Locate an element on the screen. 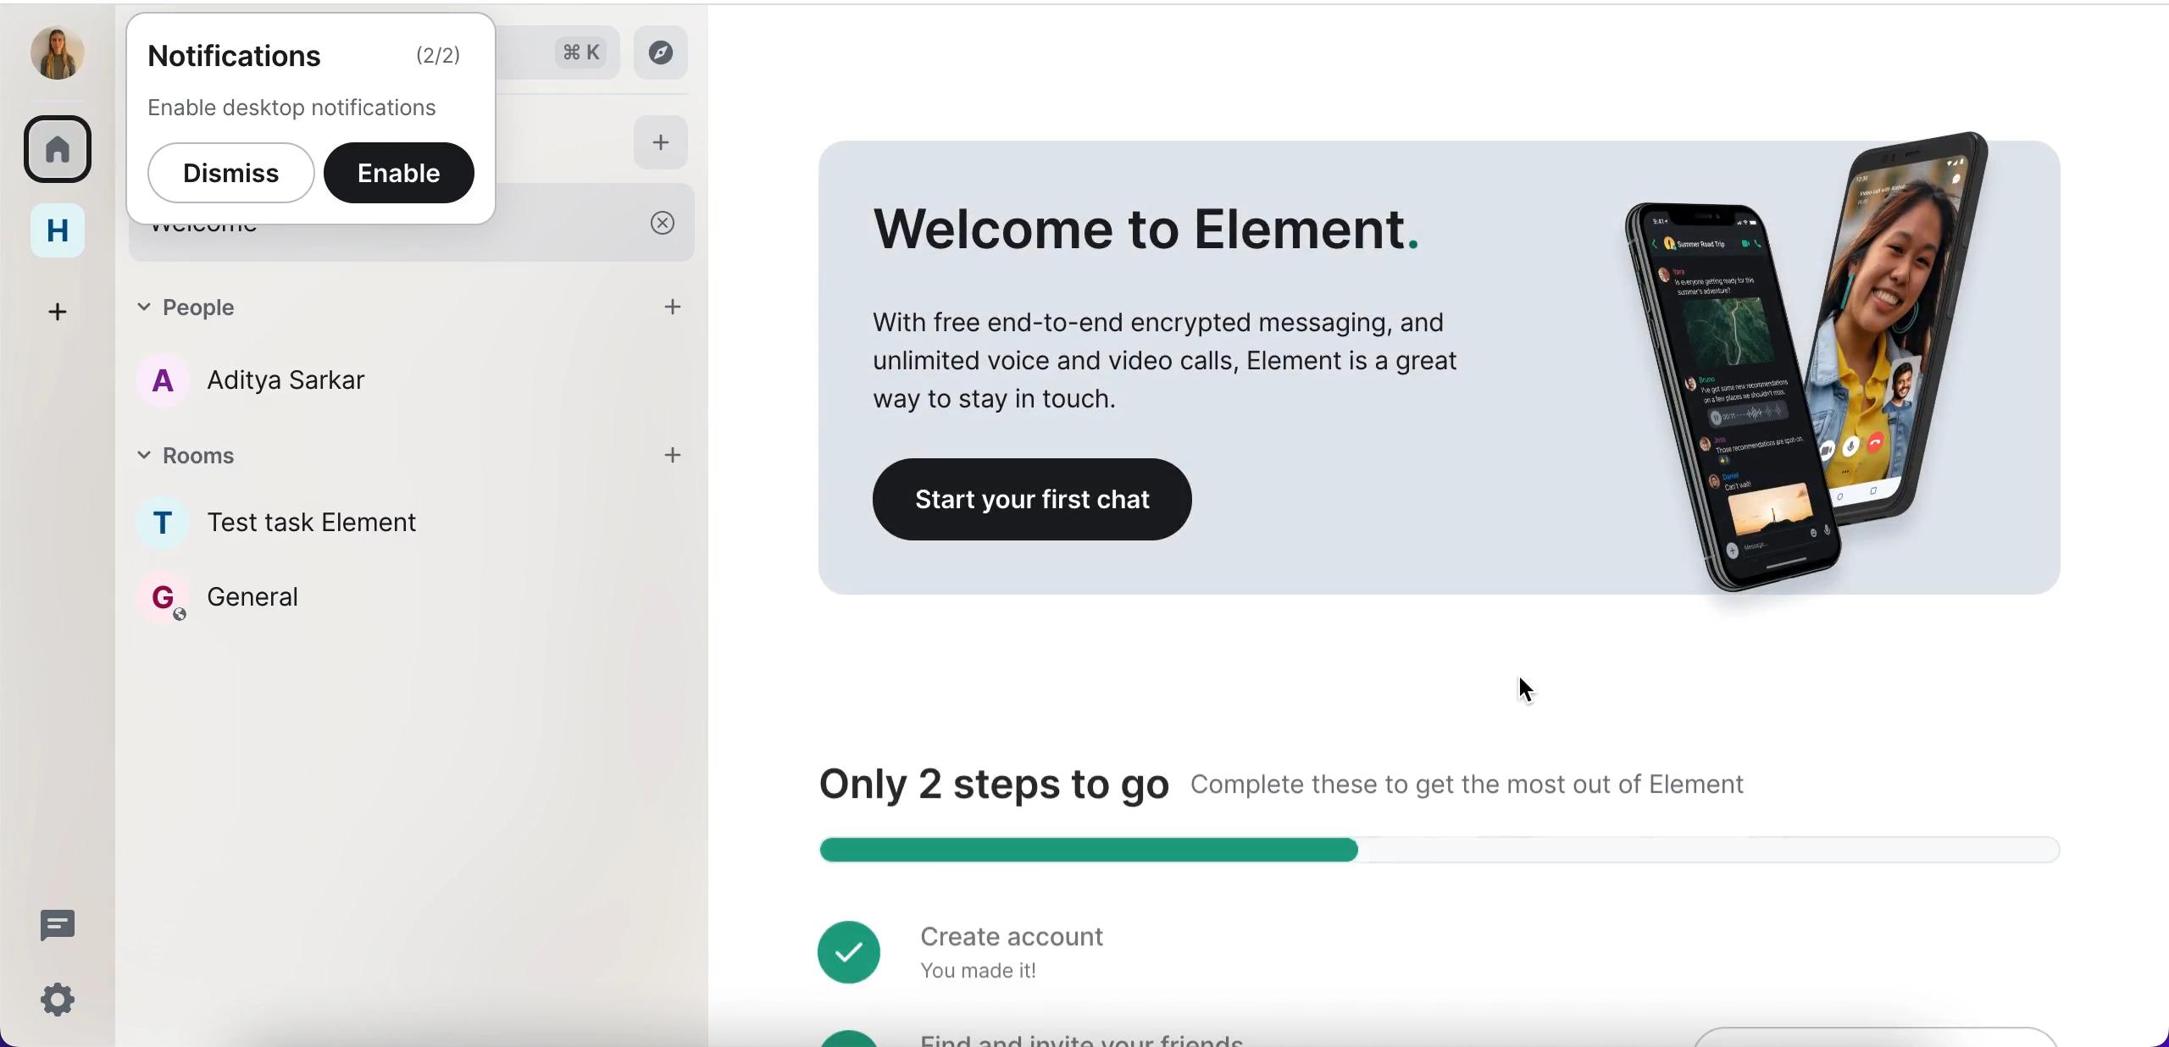  find and invite your friends is located at coordinates (1036, 1035).